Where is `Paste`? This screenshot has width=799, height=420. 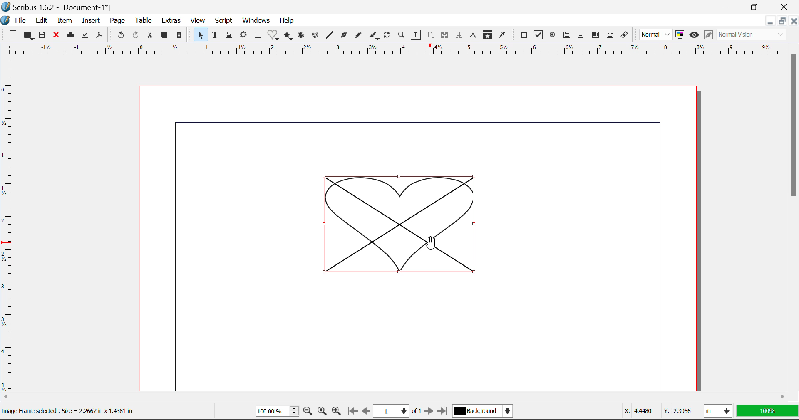 Paste is located at coordinates (181, 35).